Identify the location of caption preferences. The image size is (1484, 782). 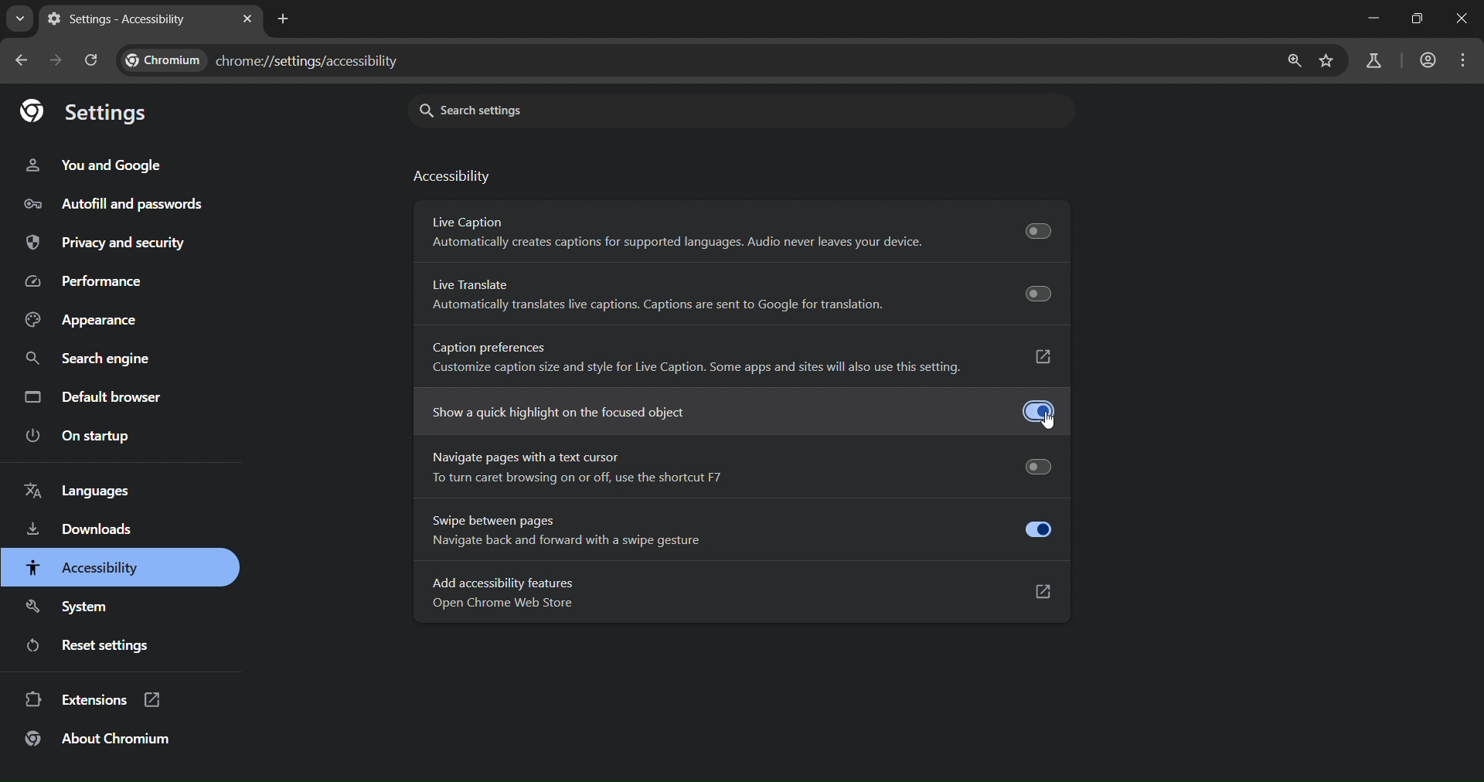
(700, 355).